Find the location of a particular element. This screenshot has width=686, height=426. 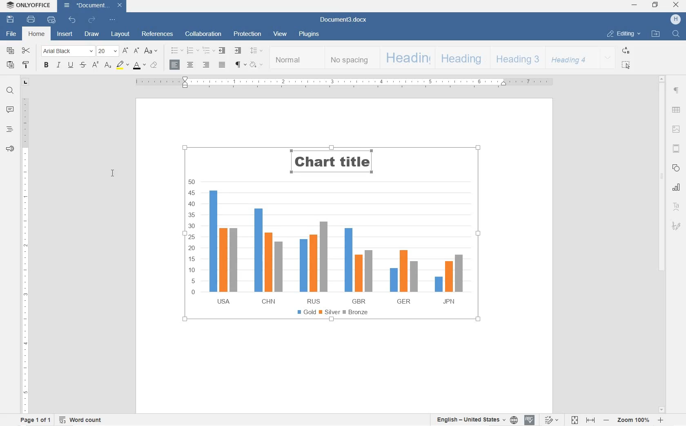

ALIGN LEFT is located at coordinates (174, 66).